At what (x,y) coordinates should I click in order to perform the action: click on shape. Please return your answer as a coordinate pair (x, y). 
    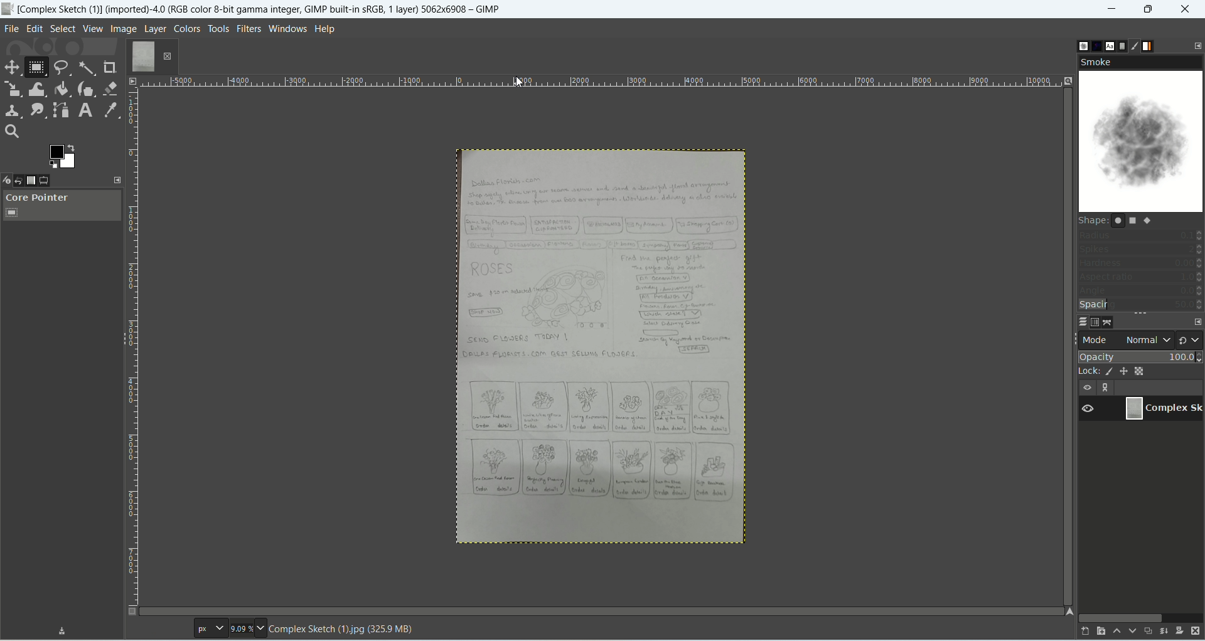
    Looking at the image, I should click on (1141, 220).